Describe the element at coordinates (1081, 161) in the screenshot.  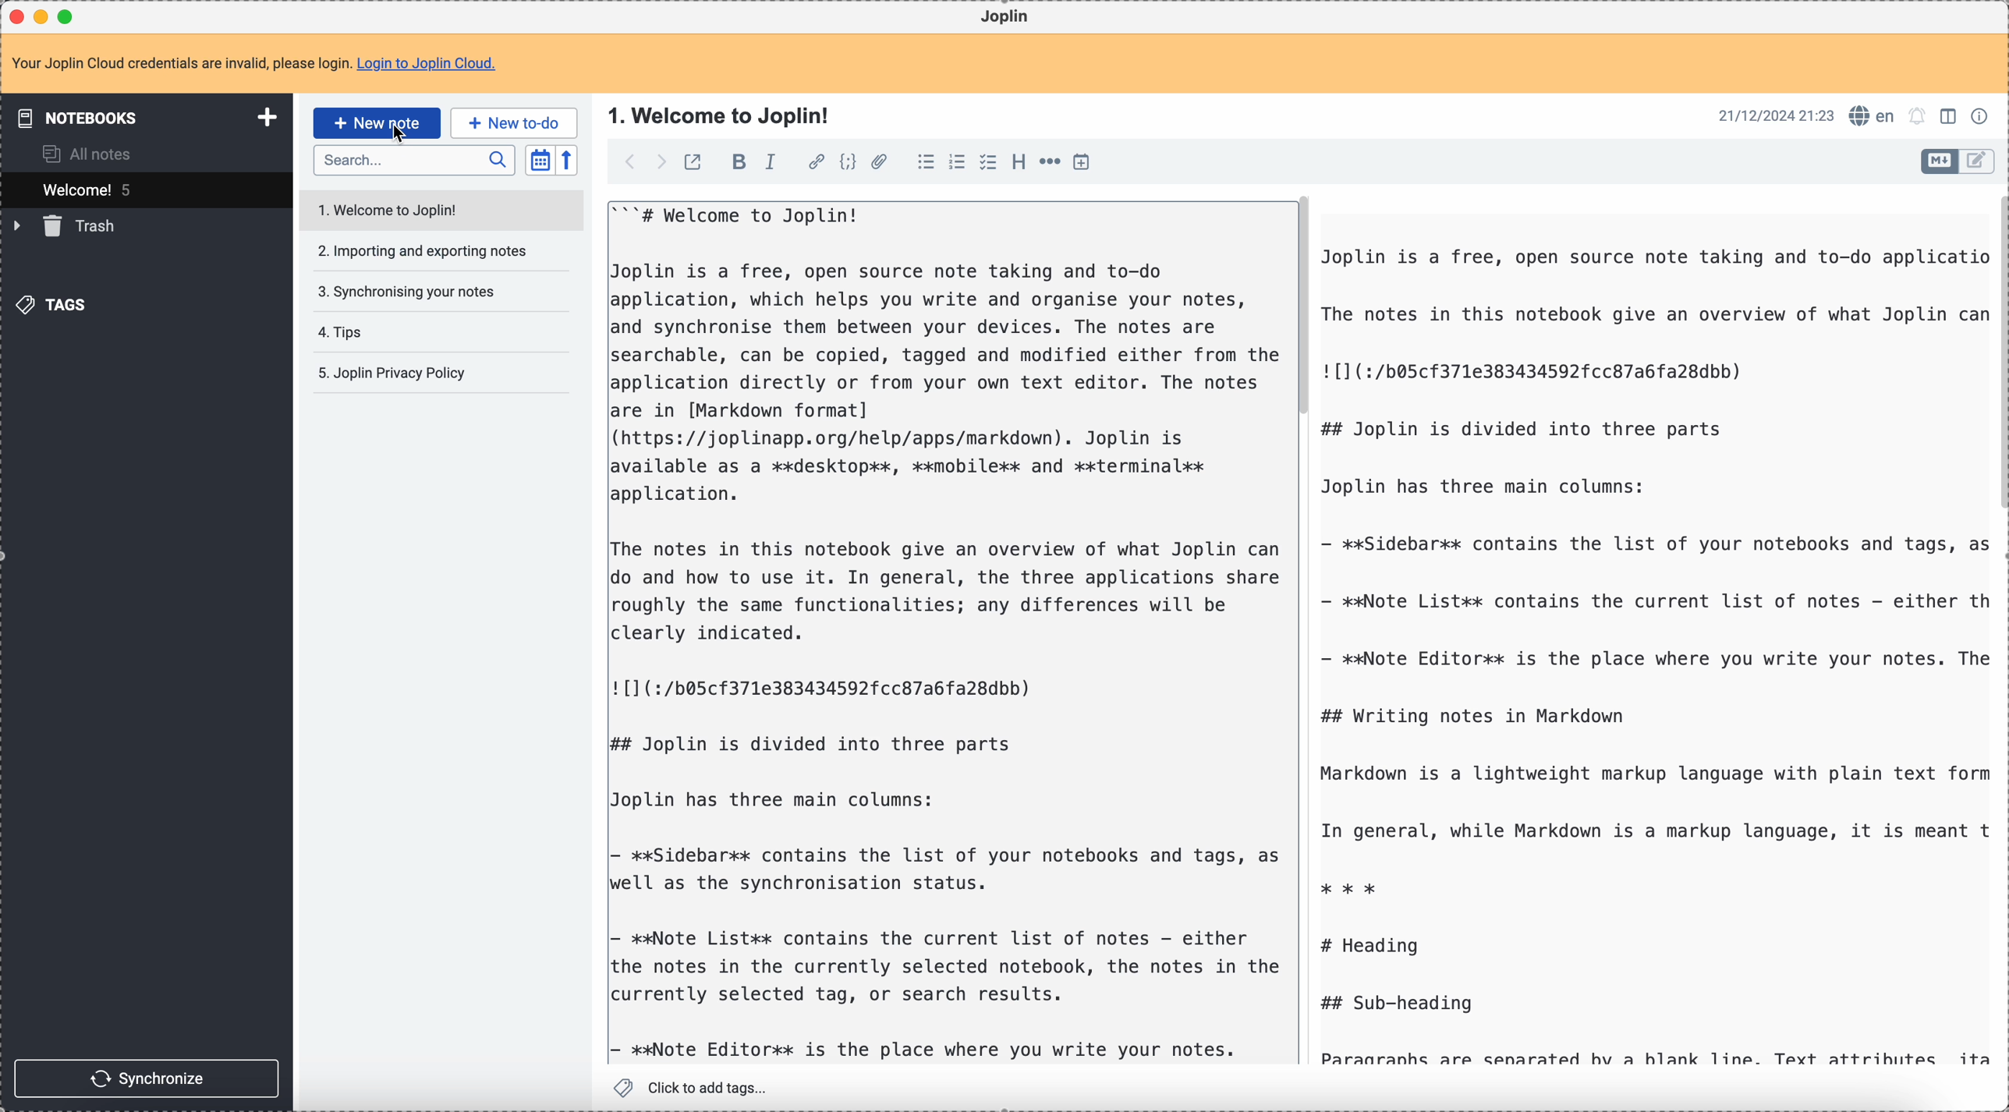
I see `insert time` at that location.